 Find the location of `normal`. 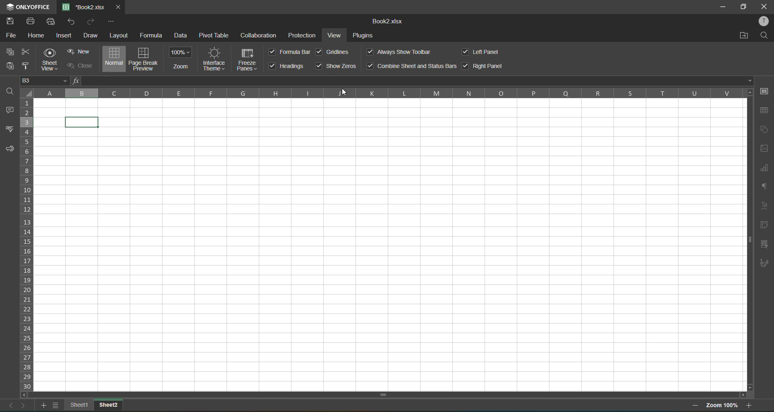

normal is located at coordinates (113, 59).